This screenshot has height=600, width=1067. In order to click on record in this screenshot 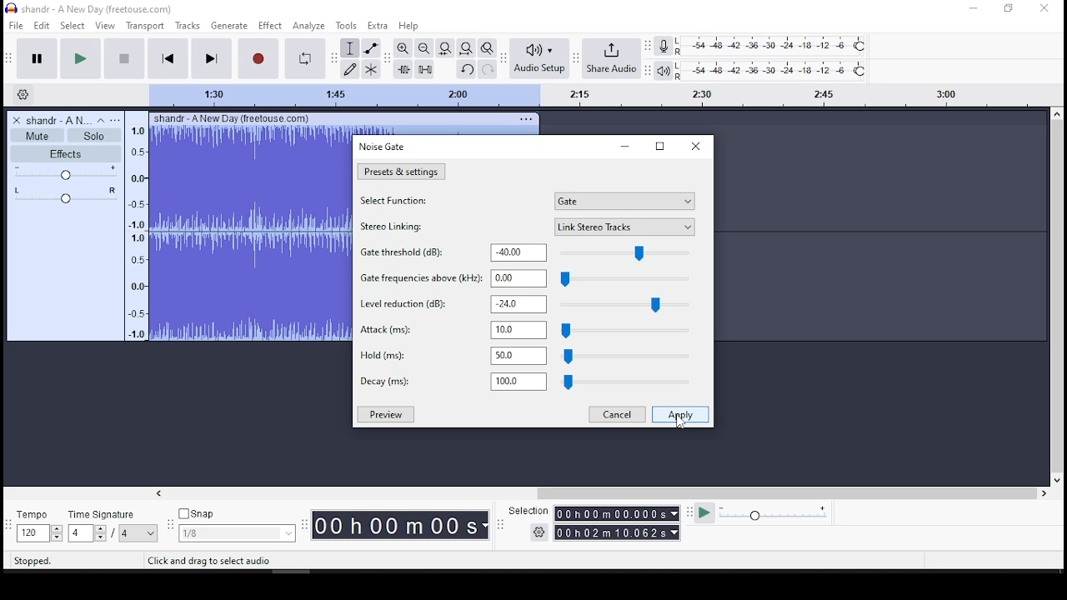, I will do `click(258, 59)`.